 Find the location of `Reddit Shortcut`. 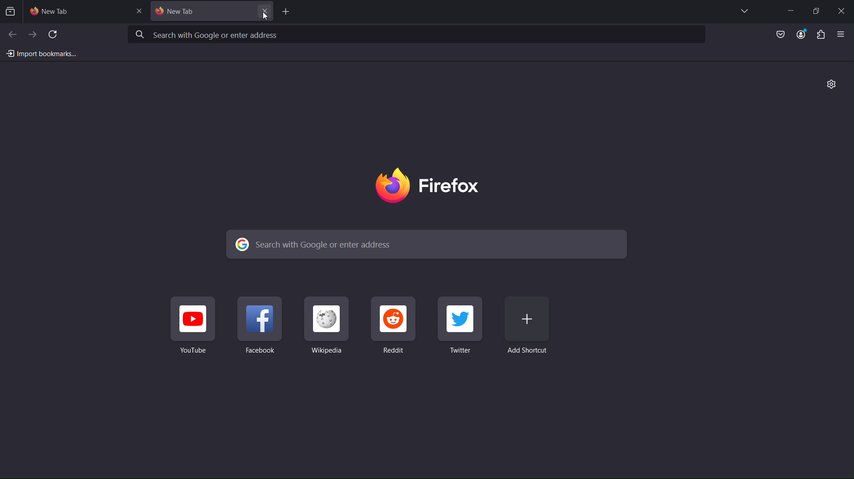

Reddit Shortcut is located at coordinates (397, 329).